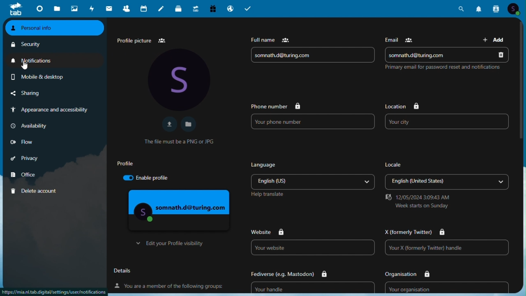 The height and width of the screenshot is (296, 526). I want to click on Low, so click(29, 141).